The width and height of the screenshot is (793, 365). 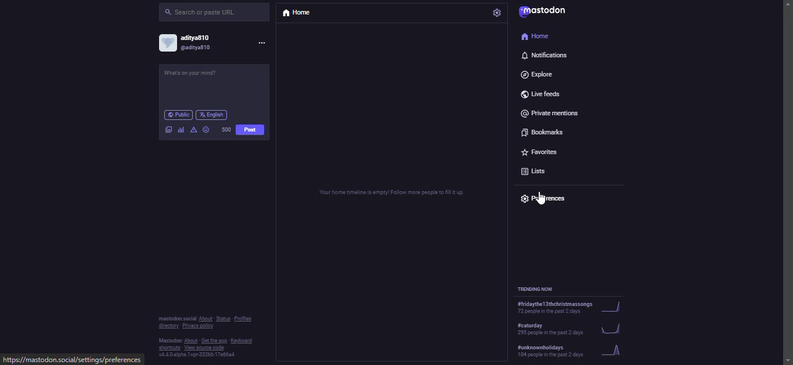 I want to click on bookmarks, so click(x=542, y=134).